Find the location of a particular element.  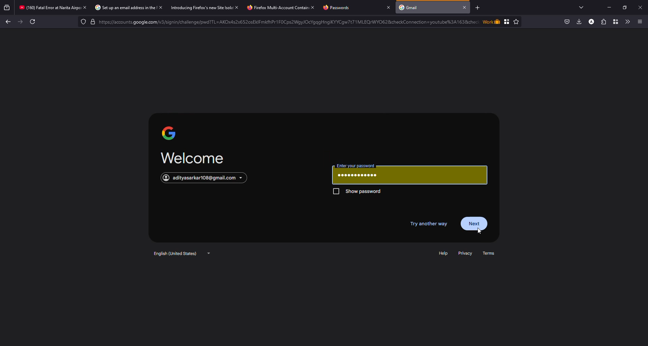

welcome is located at coordinates (192, 158).